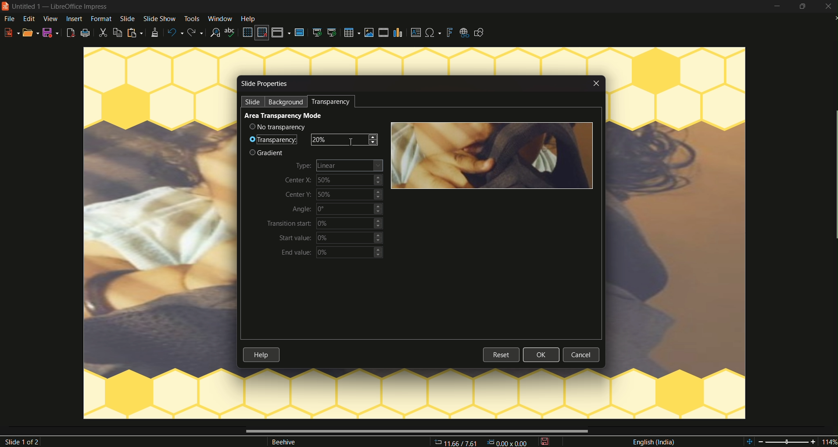 The image size is (838, 447). Describe the element at coordinates (545, 442) in the screenshot. I see `save` at that location.